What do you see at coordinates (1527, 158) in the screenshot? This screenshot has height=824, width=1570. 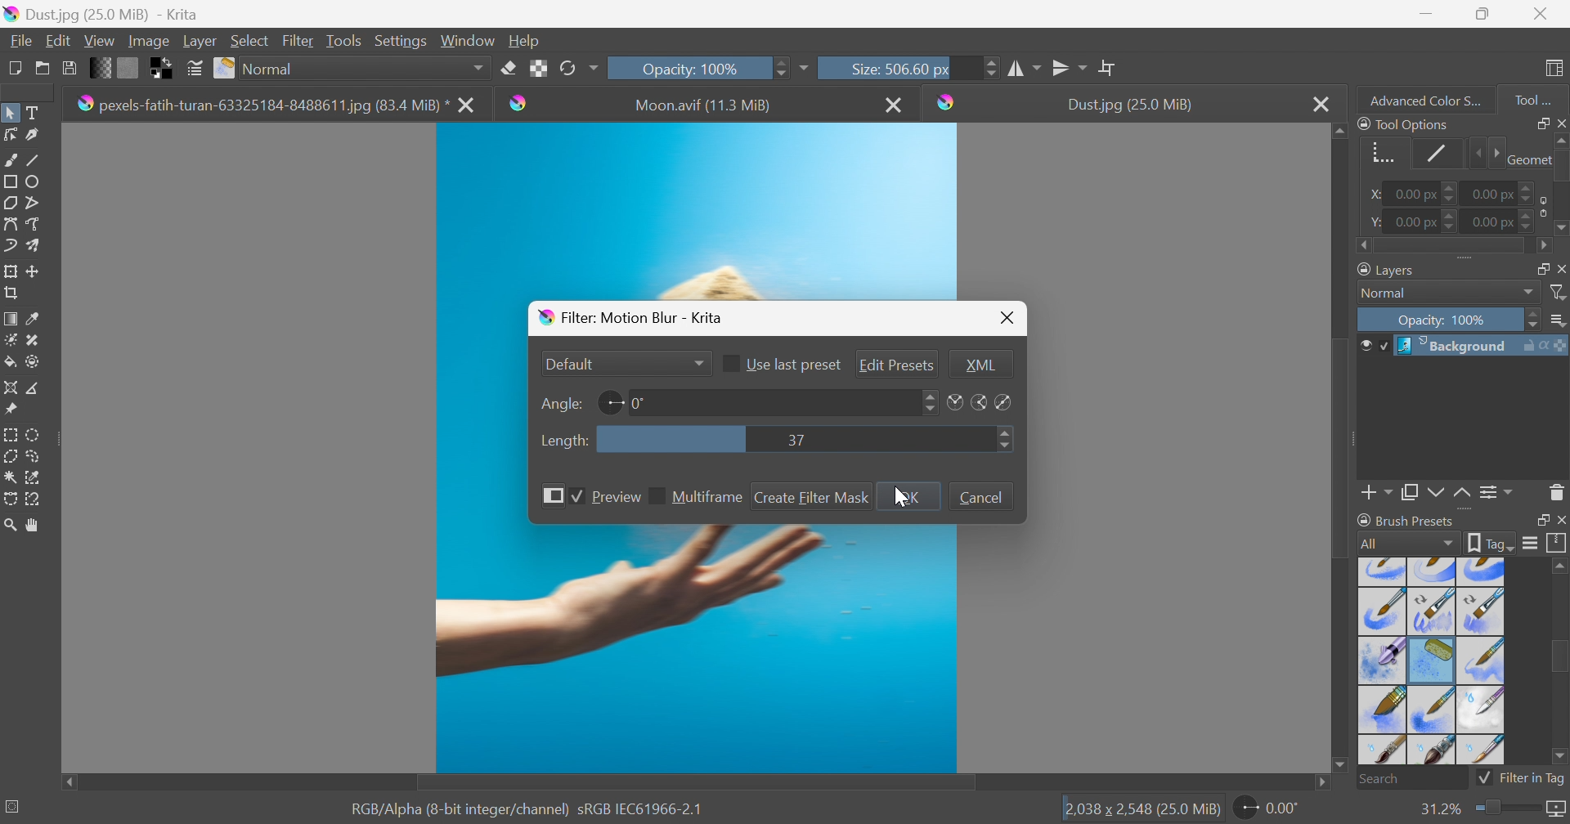 I see `Geometry` at bounding box center [1527, 158].